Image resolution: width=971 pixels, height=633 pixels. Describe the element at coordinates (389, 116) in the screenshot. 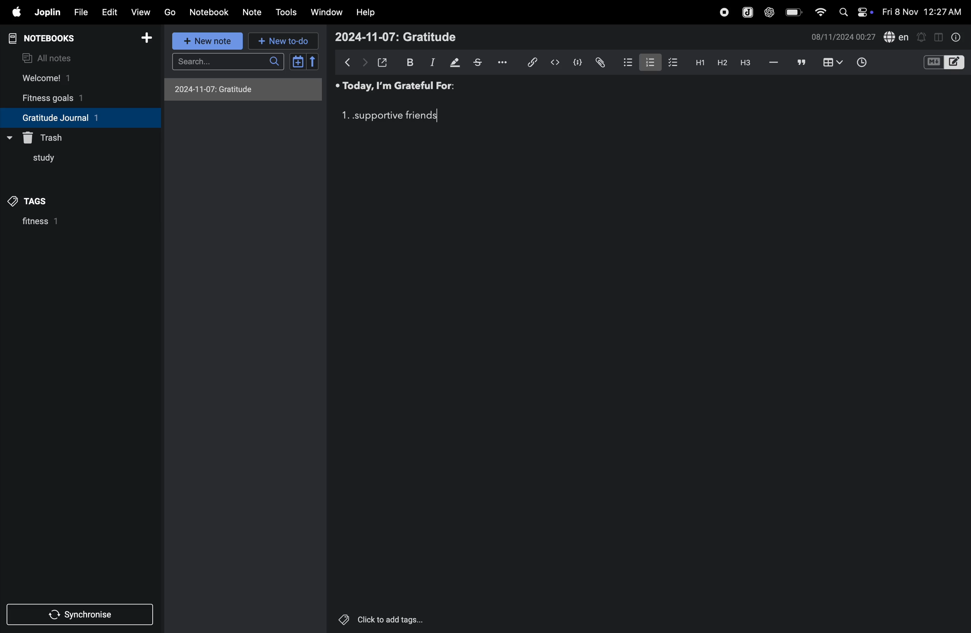

I see `1. .supportive friends` at that location.